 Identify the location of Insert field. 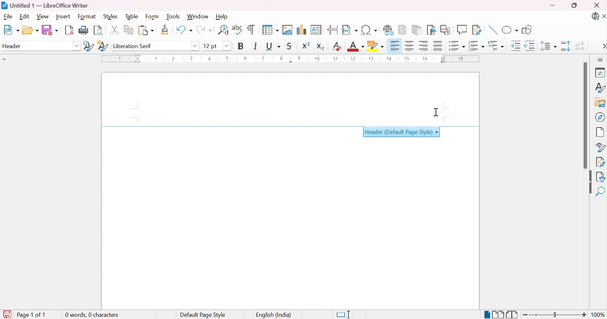
(350, 29).